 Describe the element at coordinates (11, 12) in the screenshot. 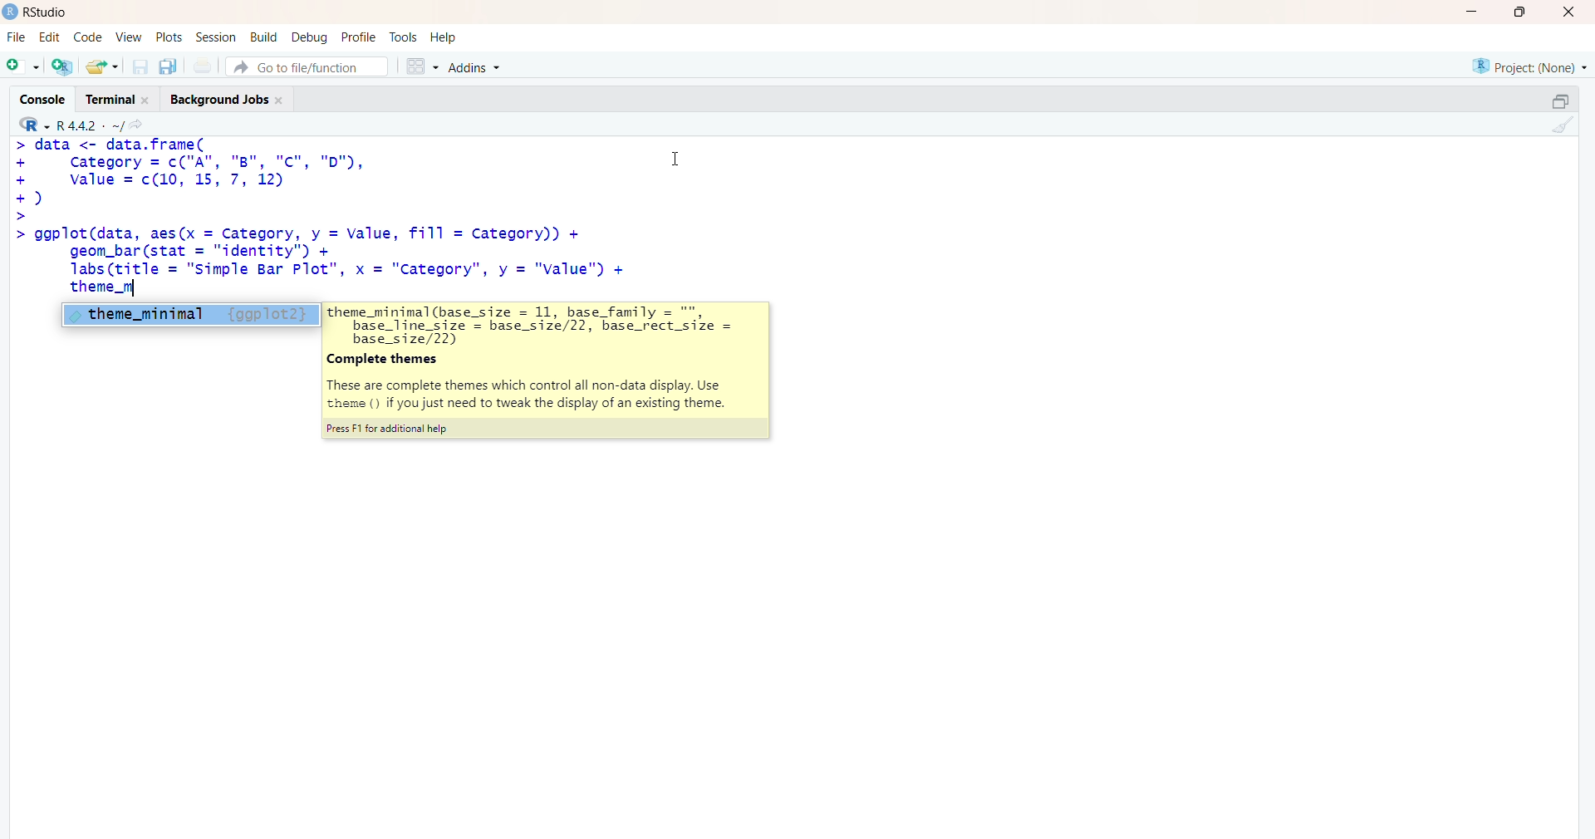

I see `logo` at that location.